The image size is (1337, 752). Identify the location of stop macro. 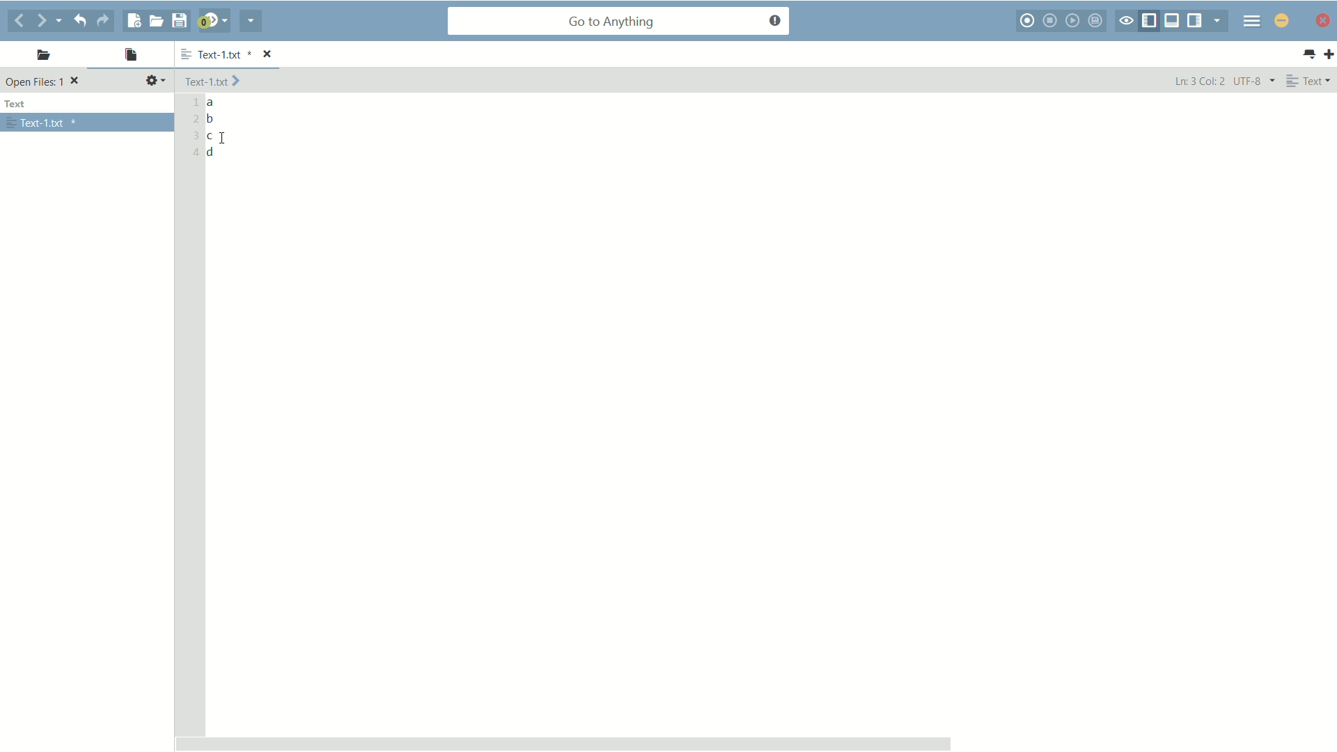
(1052, 20).